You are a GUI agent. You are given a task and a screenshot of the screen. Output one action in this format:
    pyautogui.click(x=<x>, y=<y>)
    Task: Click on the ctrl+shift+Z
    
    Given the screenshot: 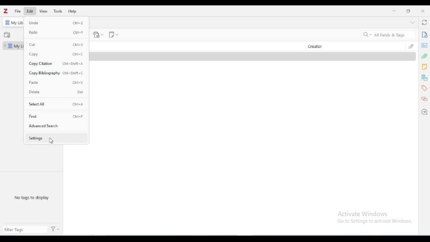 What is the action you would take?
    pyautogui.click(x=73, y=64)
    